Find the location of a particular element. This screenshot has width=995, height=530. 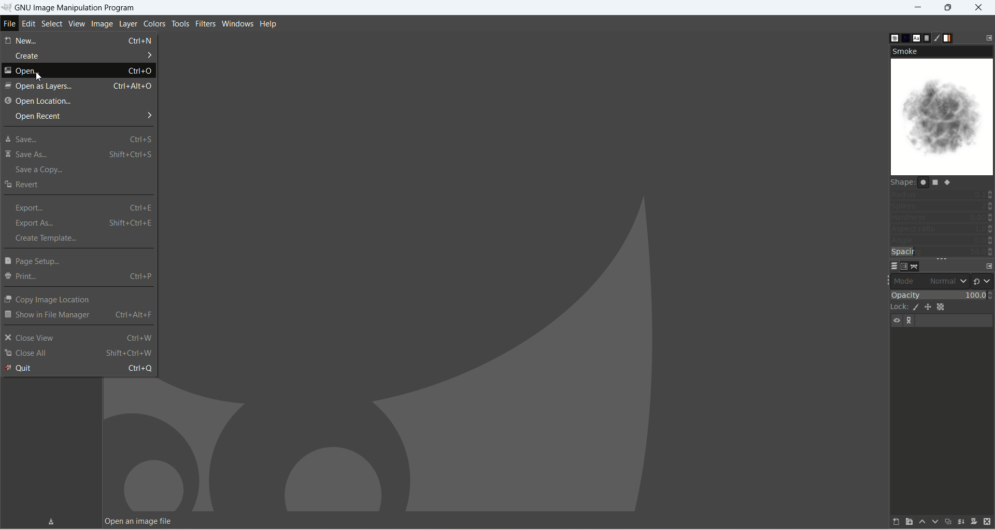

Windows is located at coordinates (237, 22).